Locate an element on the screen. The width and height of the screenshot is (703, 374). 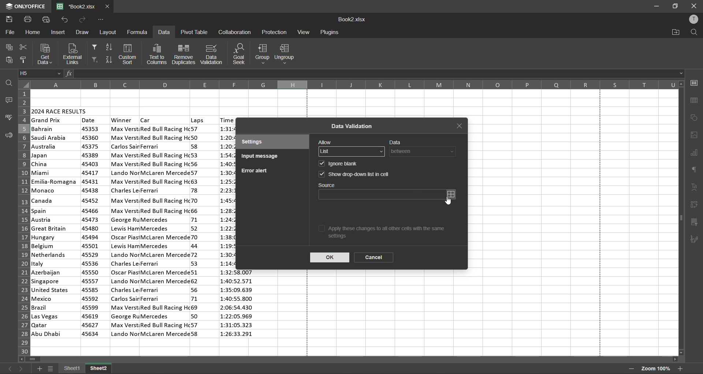
allow is located at coordinates (325, 142).